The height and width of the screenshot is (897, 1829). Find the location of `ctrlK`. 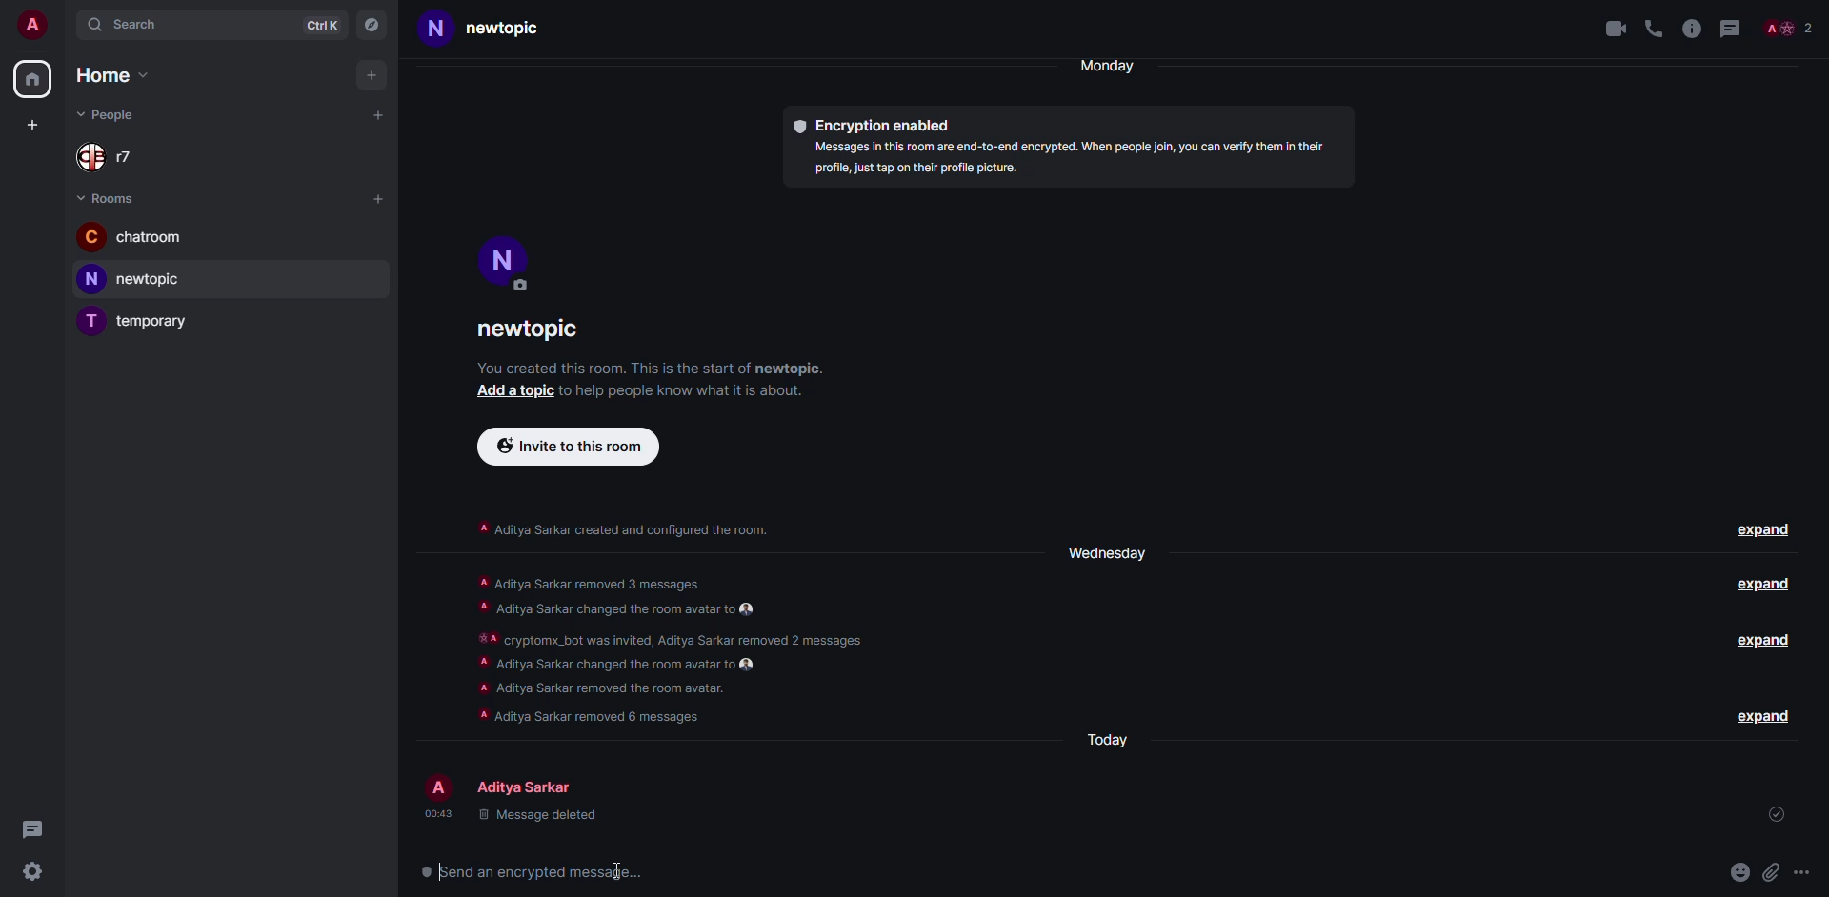

ctrlK is located at coordinates (321, 25).